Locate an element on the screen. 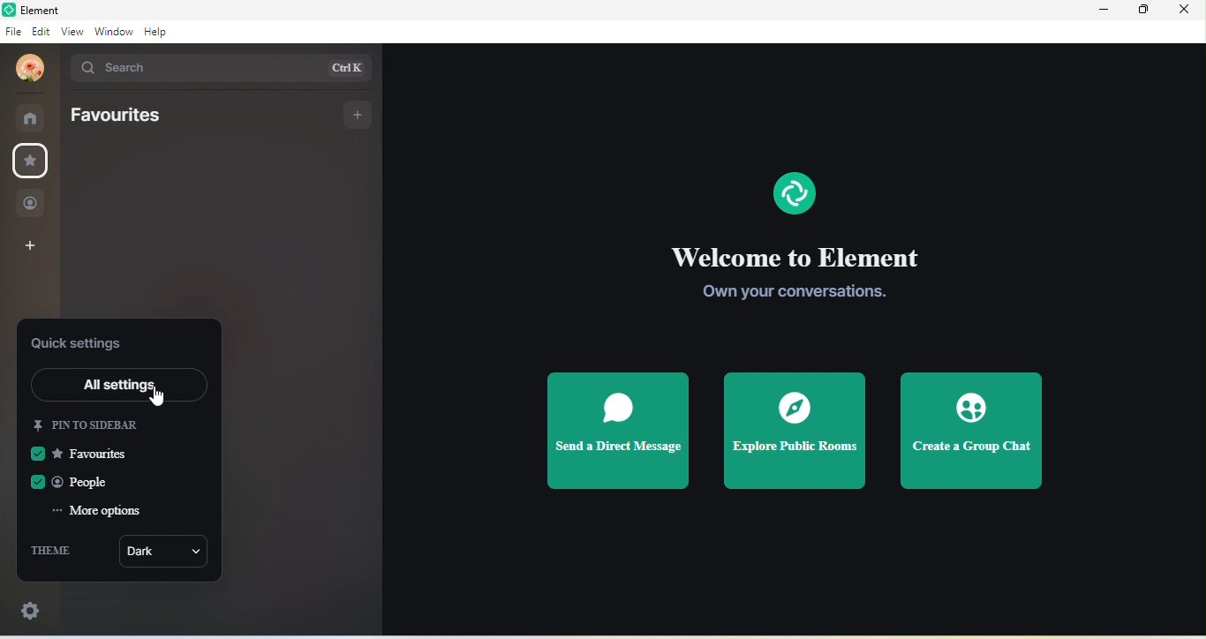 The width and height of the screenshot is (1206, 639). rooms is located at coordinates (32, 117).